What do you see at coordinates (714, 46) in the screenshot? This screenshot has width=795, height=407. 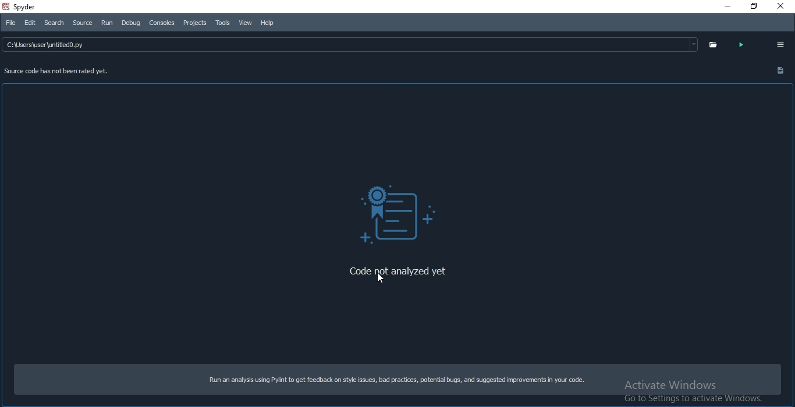 I see `folder` at bounding box center [714, 46].